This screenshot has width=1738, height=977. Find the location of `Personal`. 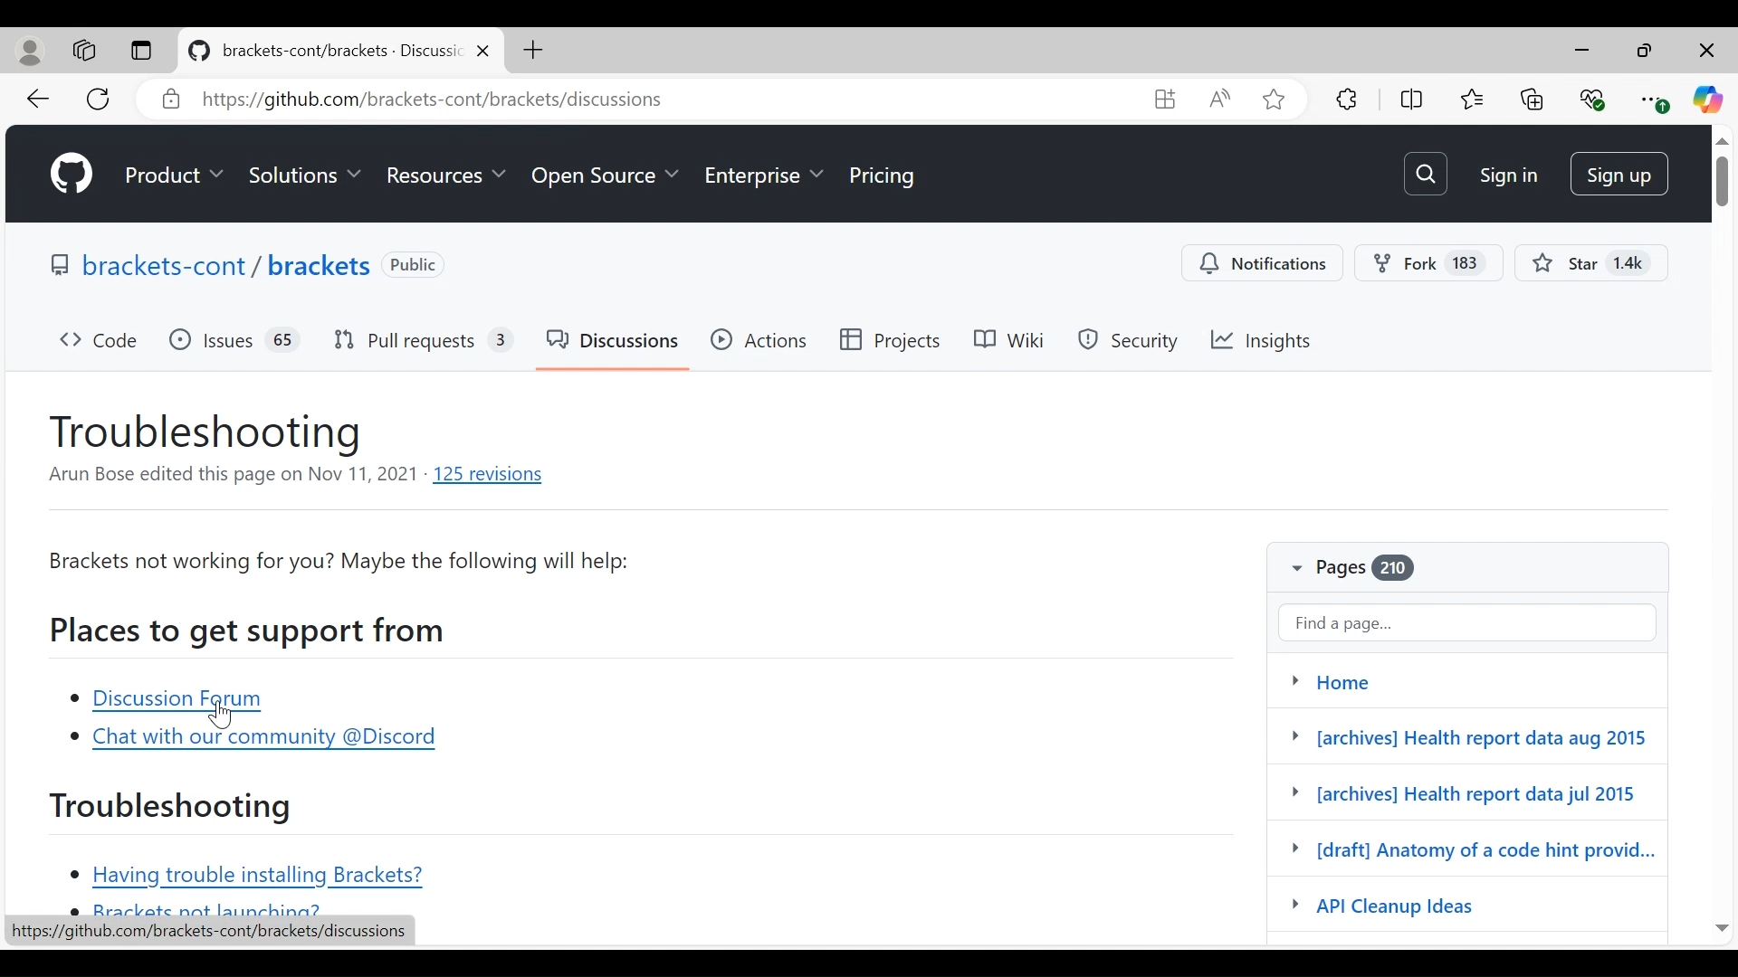

Personal is located at coordinates (31, 52).